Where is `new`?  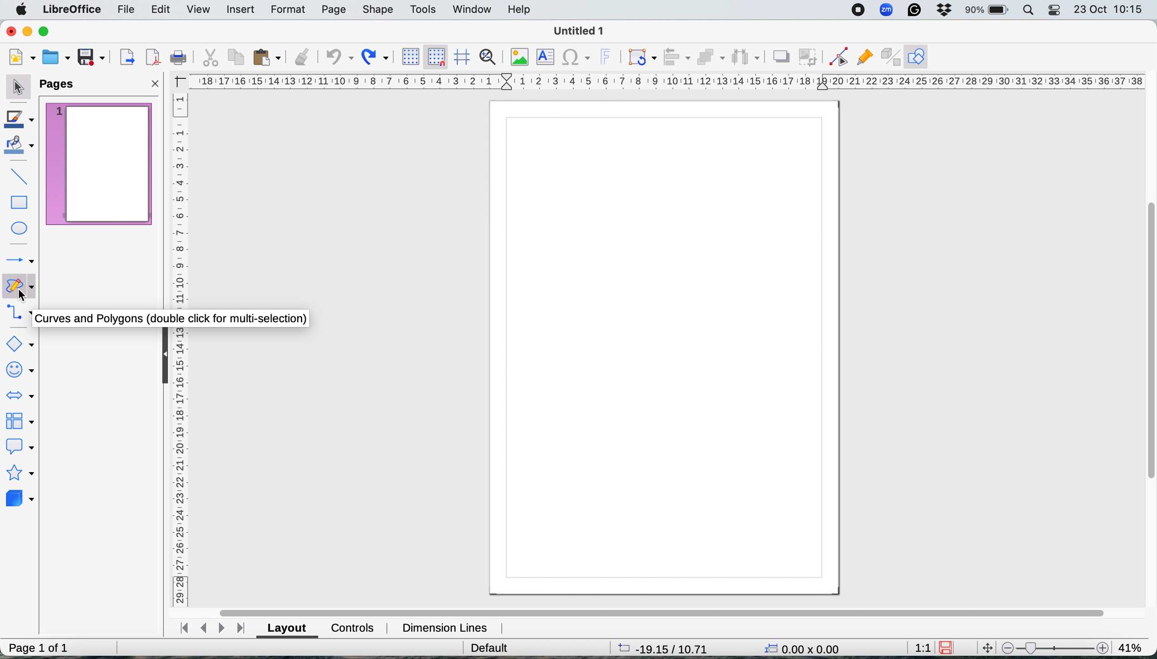
new is located at coordinates (21, 57).